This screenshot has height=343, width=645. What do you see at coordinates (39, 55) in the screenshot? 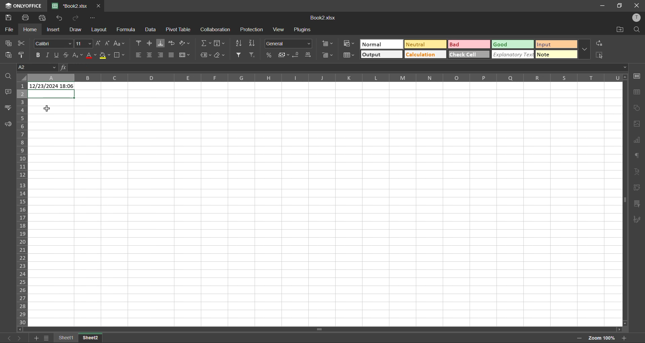
I see `bold` at bounding box center [39, 55].